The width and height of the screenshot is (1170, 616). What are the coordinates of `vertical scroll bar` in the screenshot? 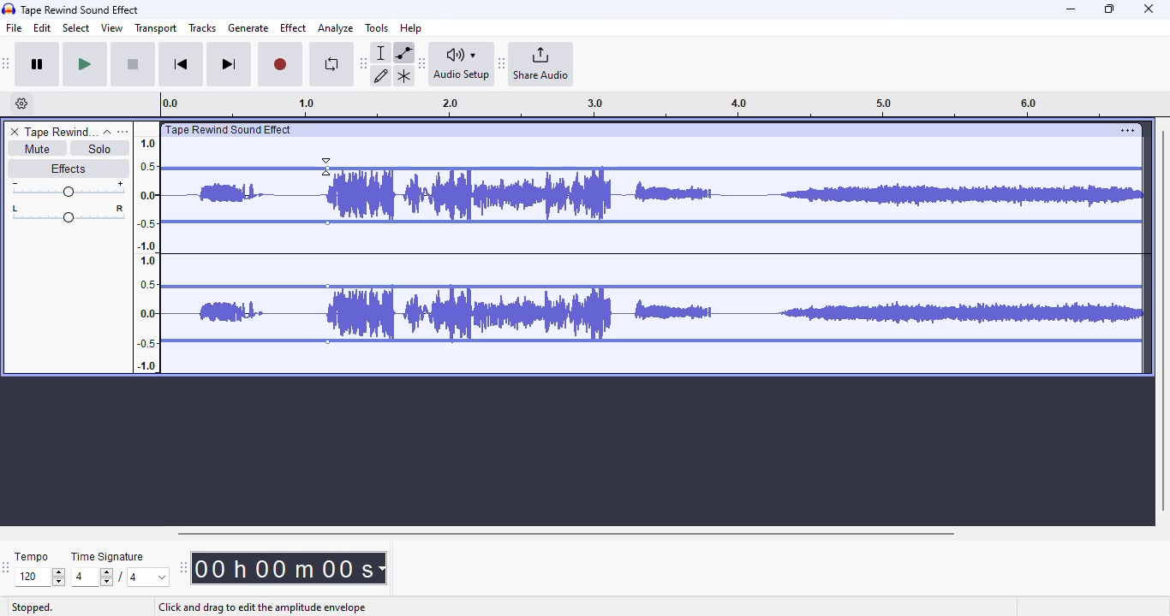 It's located at (1162, 318).